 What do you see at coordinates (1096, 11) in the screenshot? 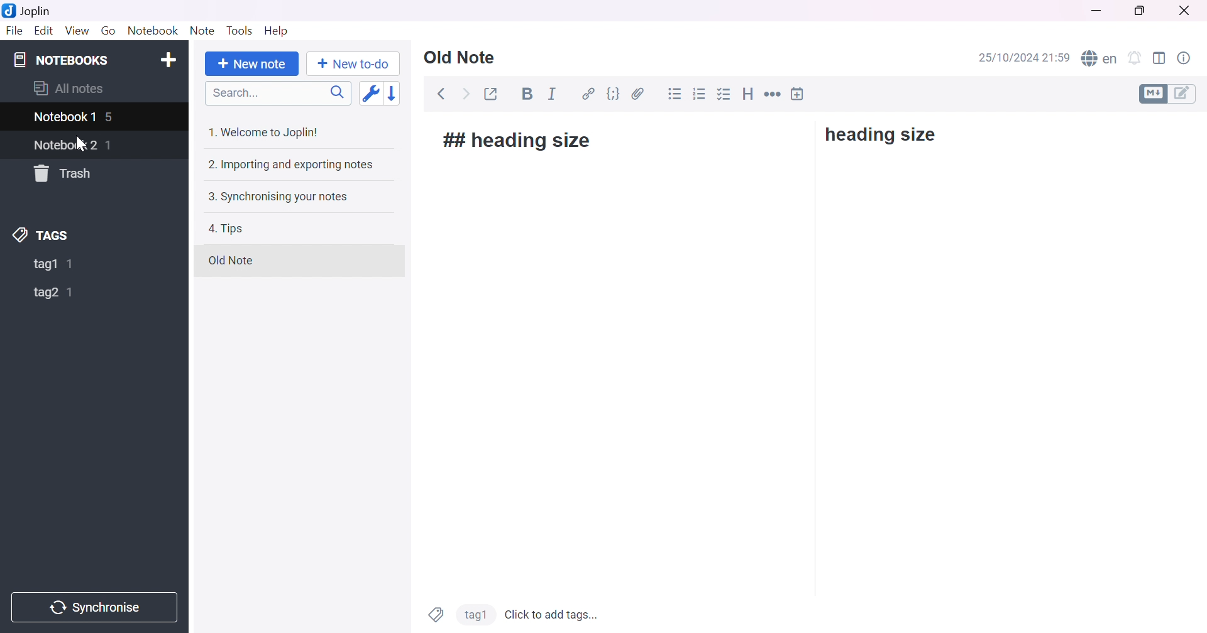
I see `Minimize` at bounding box center [1096, 11].